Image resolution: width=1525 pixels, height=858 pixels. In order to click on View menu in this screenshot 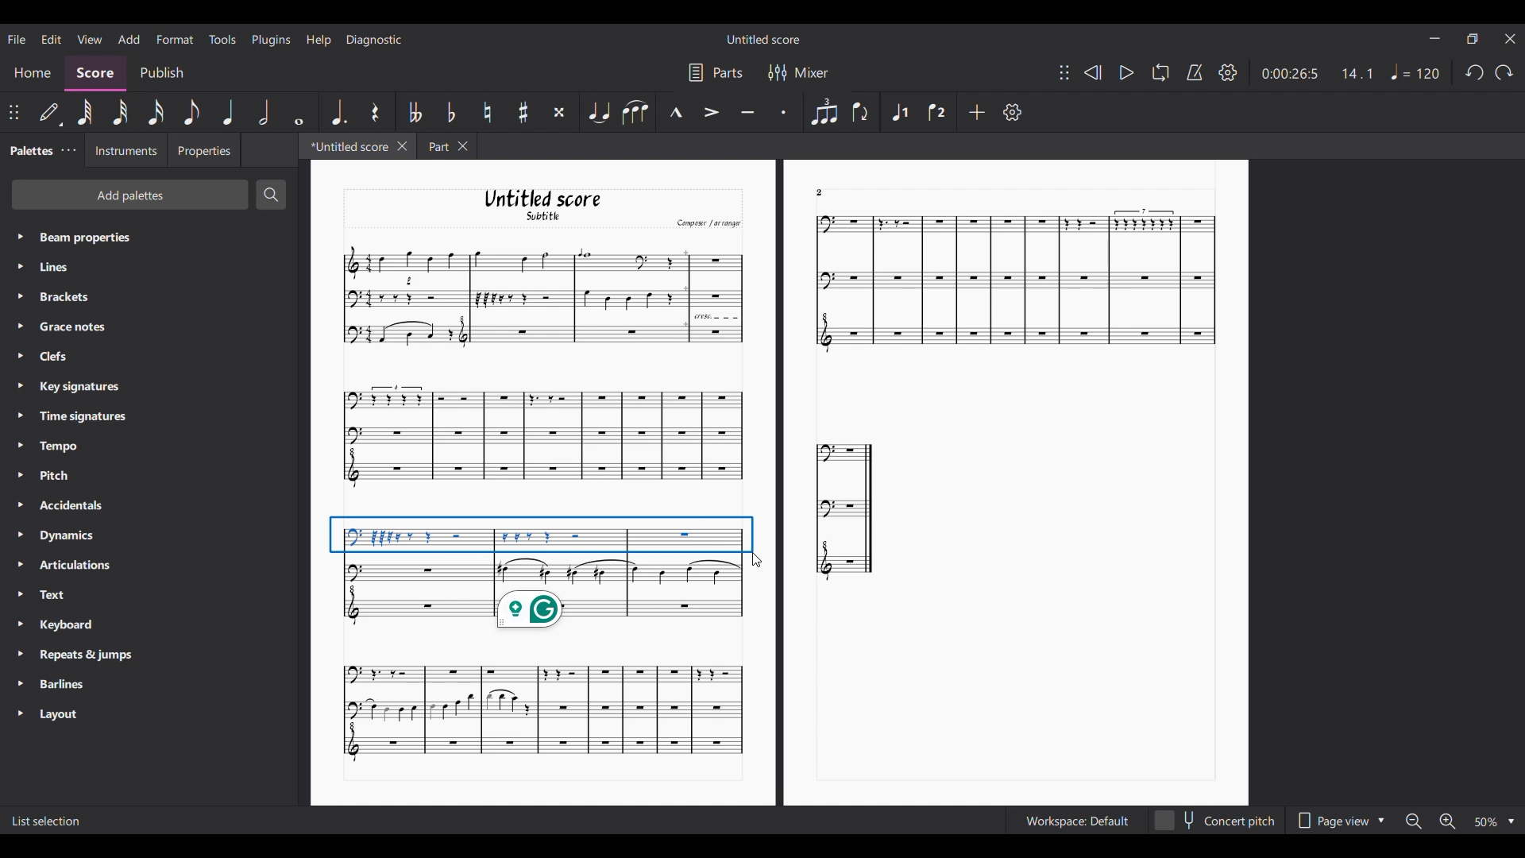, I will do `click(90, 38)`.